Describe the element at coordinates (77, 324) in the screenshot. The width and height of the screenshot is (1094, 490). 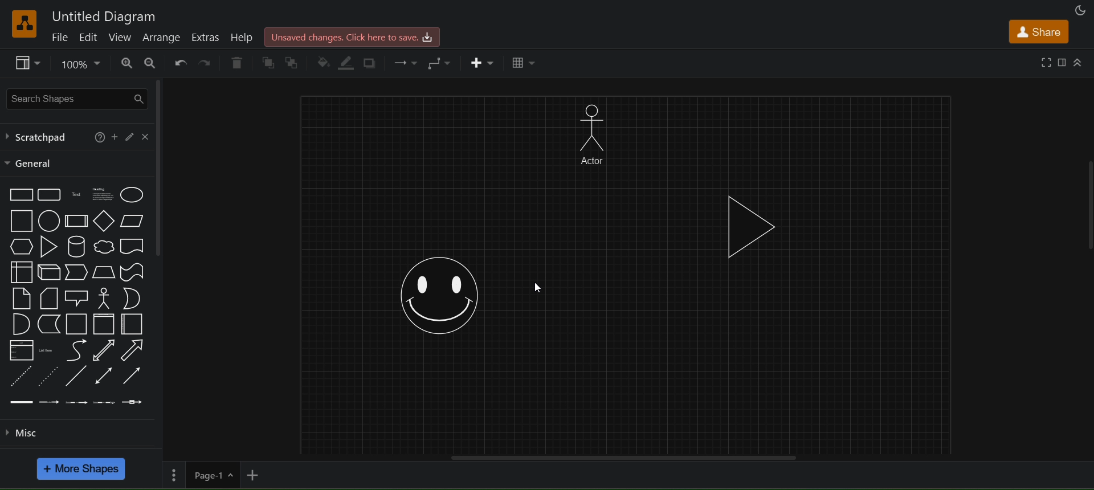
I see `container` at that location.